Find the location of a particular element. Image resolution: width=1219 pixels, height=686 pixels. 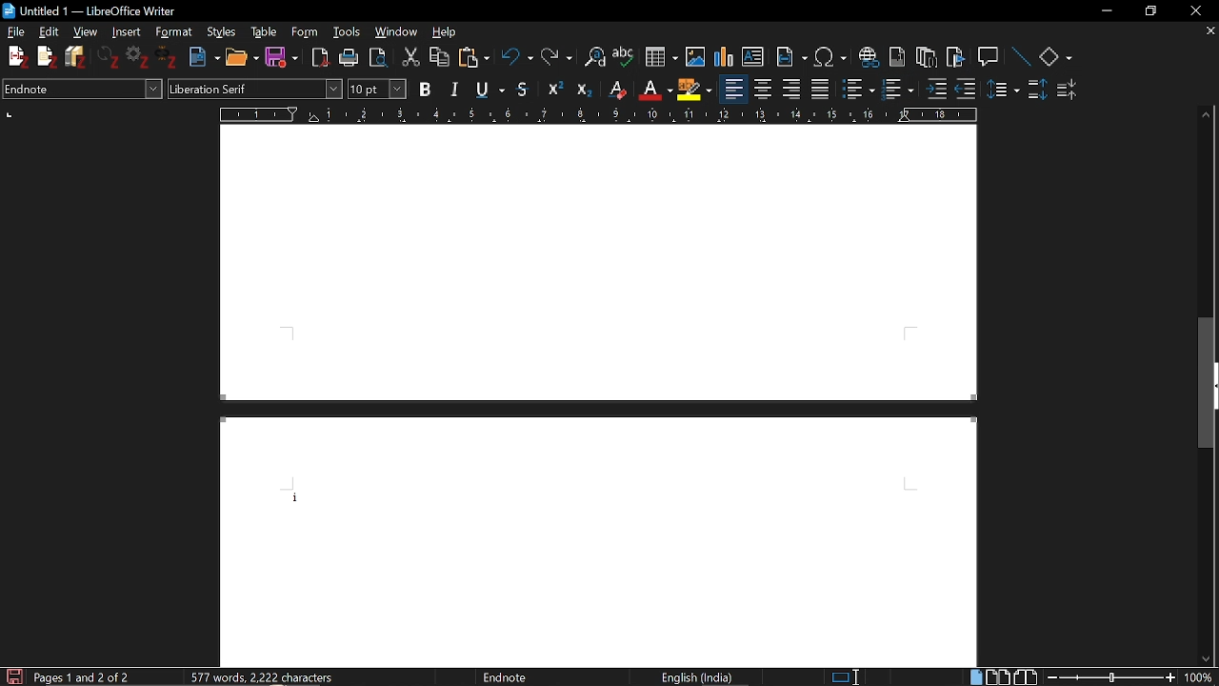

Cut is located at coordinates (410, 58).